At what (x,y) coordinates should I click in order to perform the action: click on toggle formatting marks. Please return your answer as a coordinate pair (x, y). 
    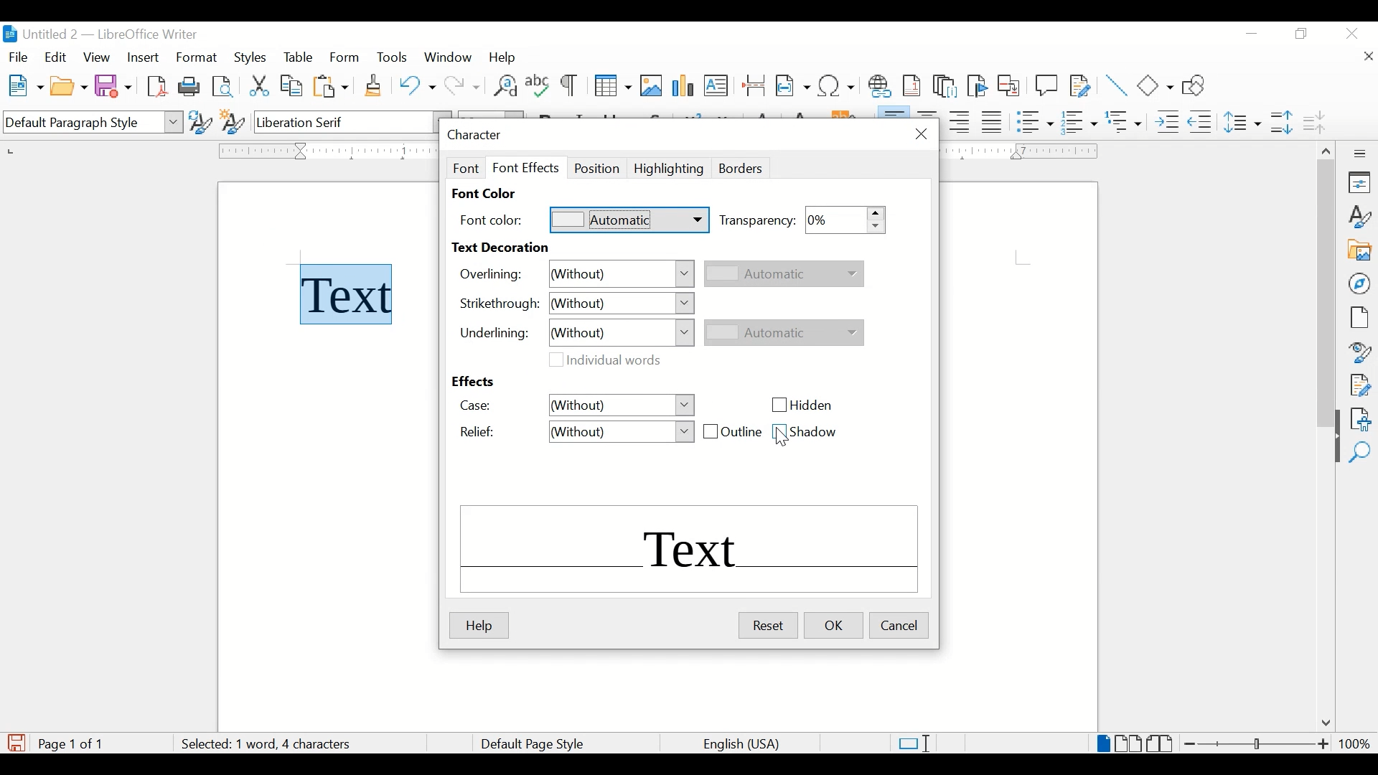
    Looking at the image, I should click on (571, 87).